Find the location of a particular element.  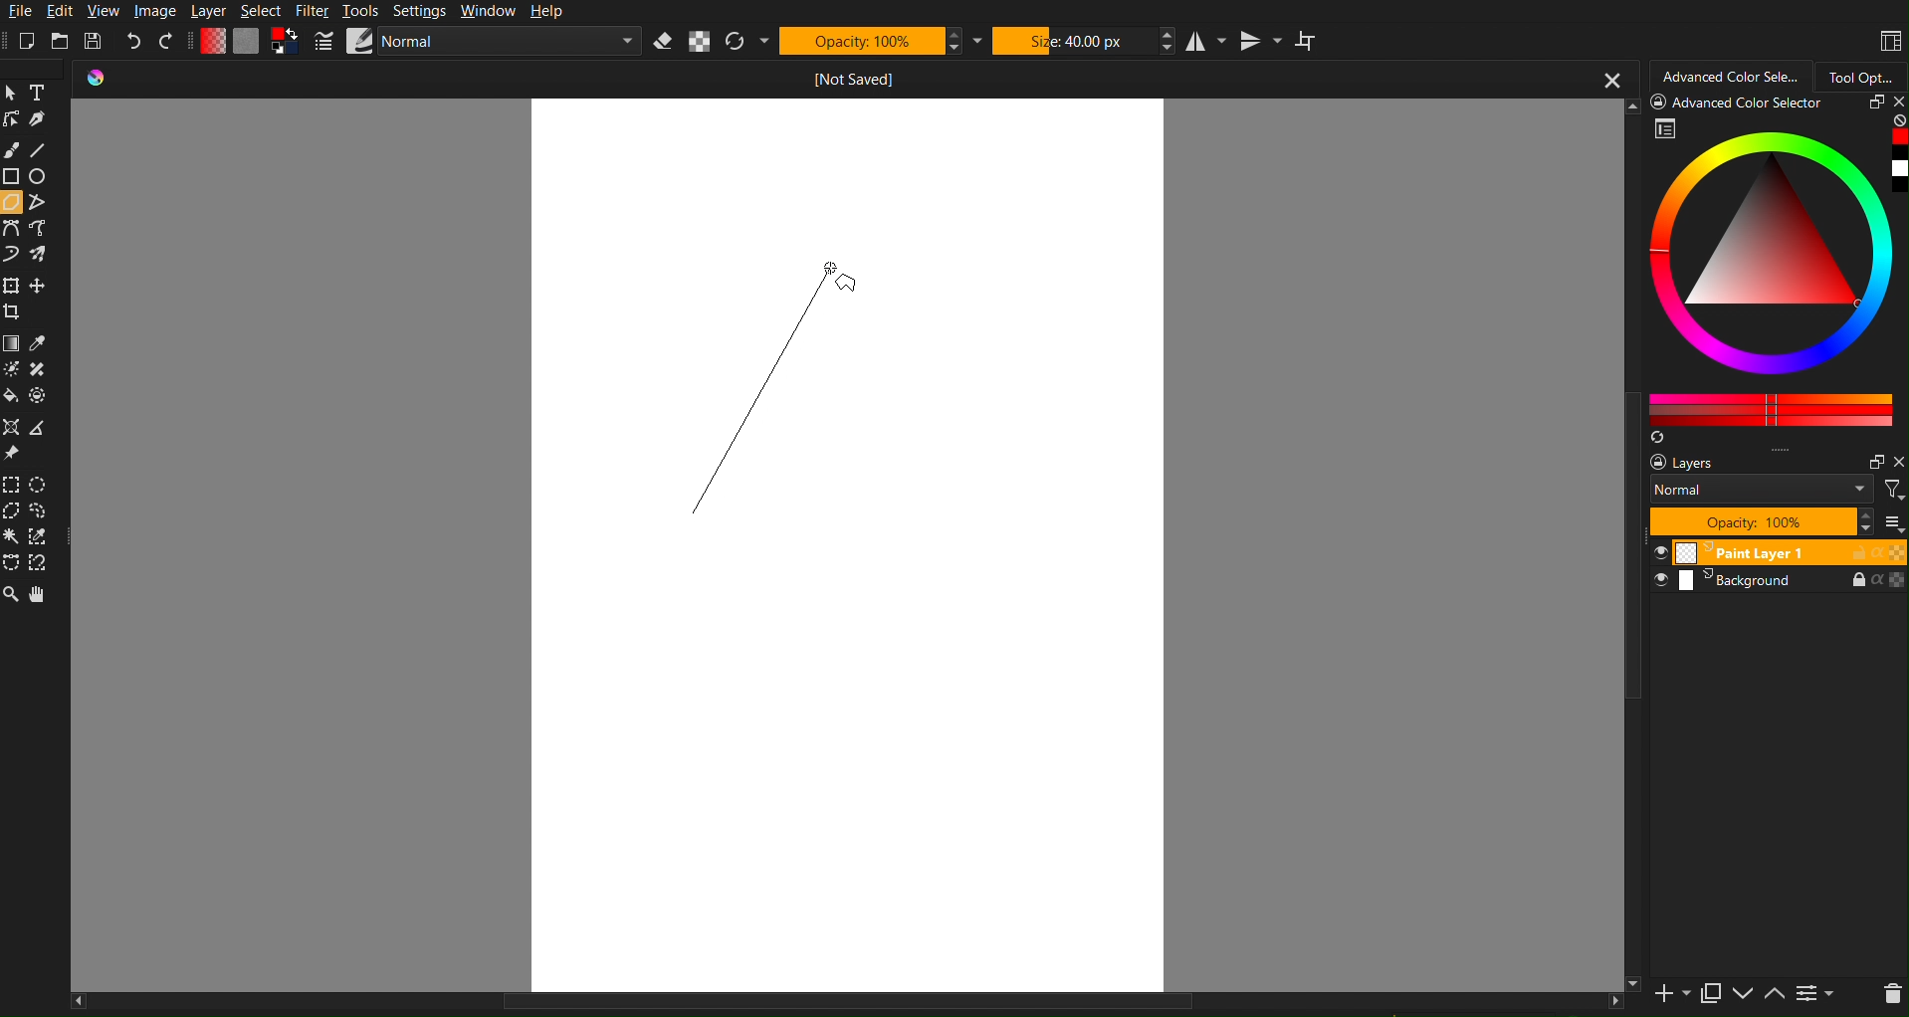

Brush Settings is located at coordinates (480, 43).